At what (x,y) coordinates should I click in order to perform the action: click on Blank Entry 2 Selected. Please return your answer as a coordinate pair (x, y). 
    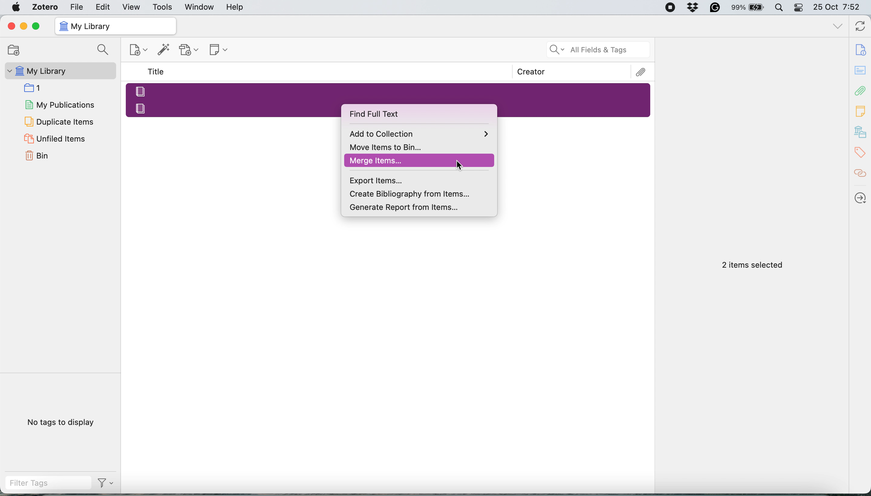
    Looking at the image, I should click on (233, 107).